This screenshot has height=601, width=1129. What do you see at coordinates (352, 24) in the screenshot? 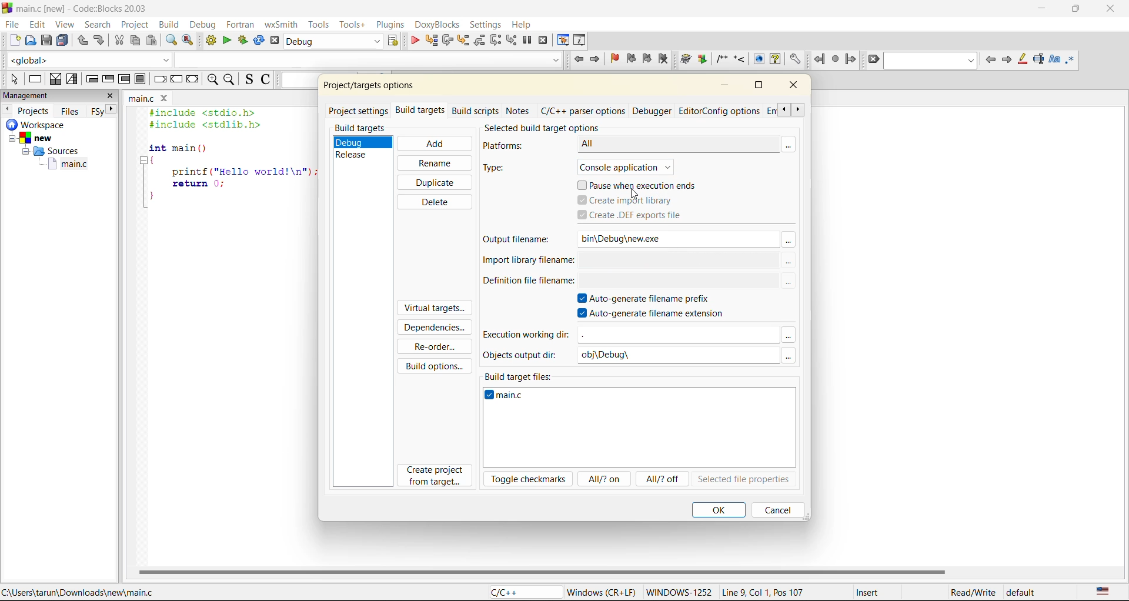
I see `tools+` at bounding box center [352, 24].